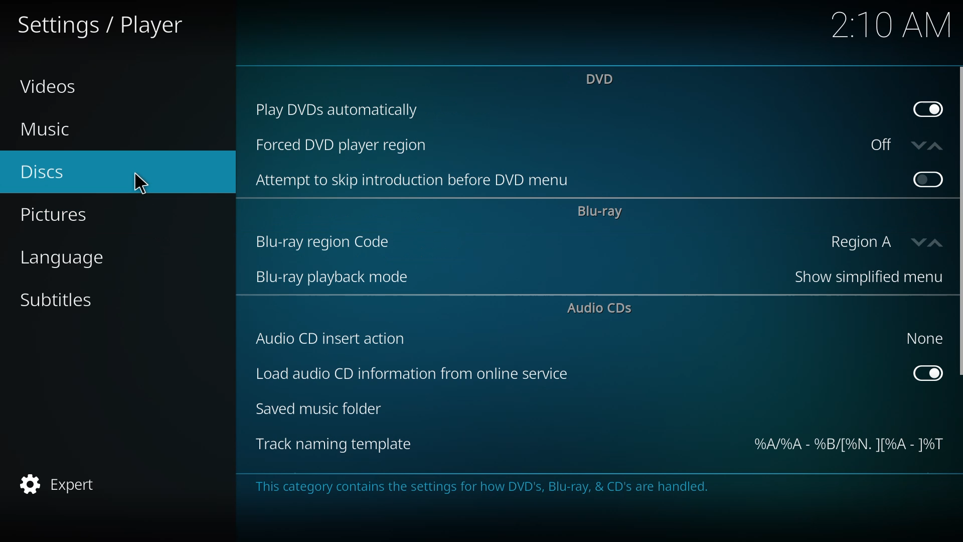 The width and height of the screenshot is (963, 542). What do you see at coordinates (925, 179) in the screenshot?
I see `click to enable` at bounding box center [925, 179].